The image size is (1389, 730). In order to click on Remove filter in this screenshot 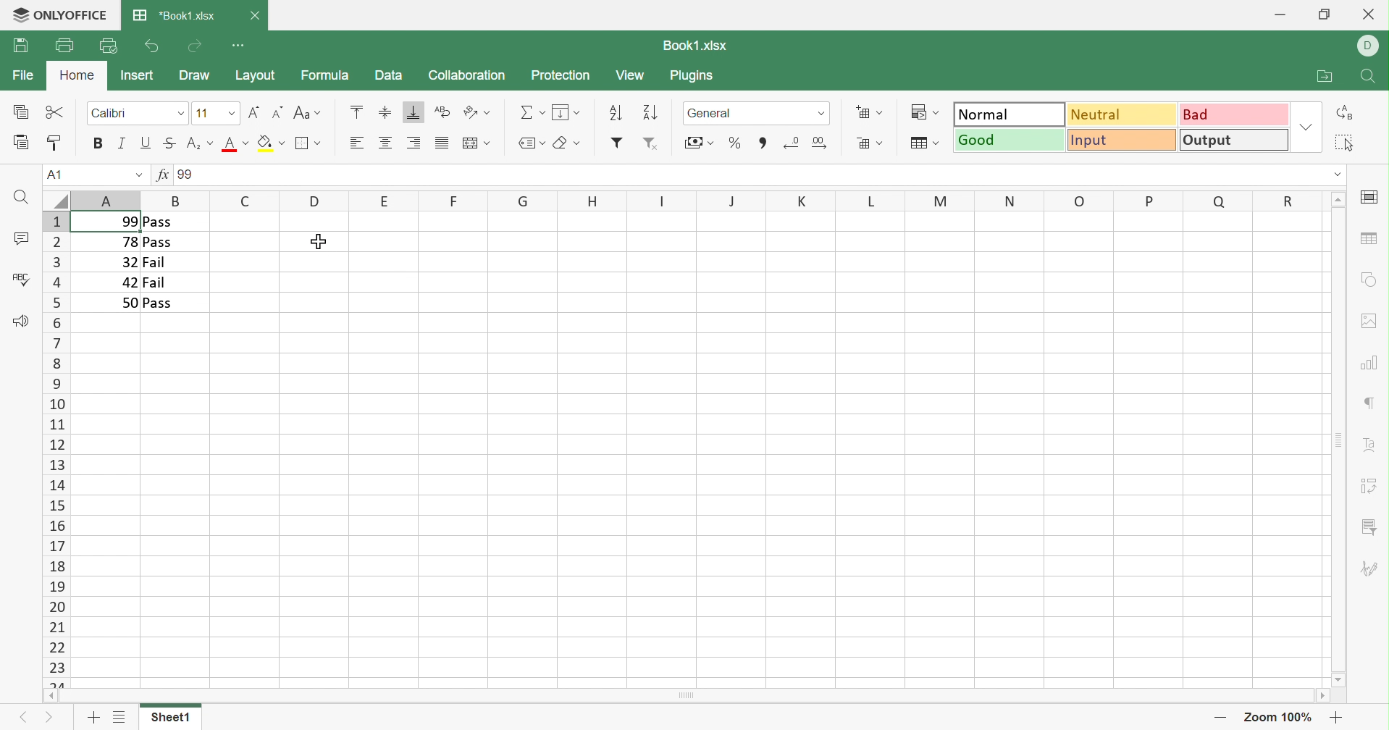, I will do `click(650, 143)`.